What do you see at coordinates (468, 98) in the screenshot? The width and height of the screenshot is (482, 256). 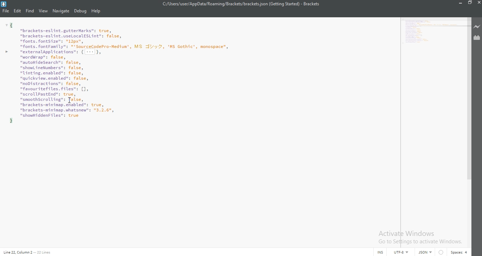 I see `Vertical Scroll bar` at bounding box center [468, 98].